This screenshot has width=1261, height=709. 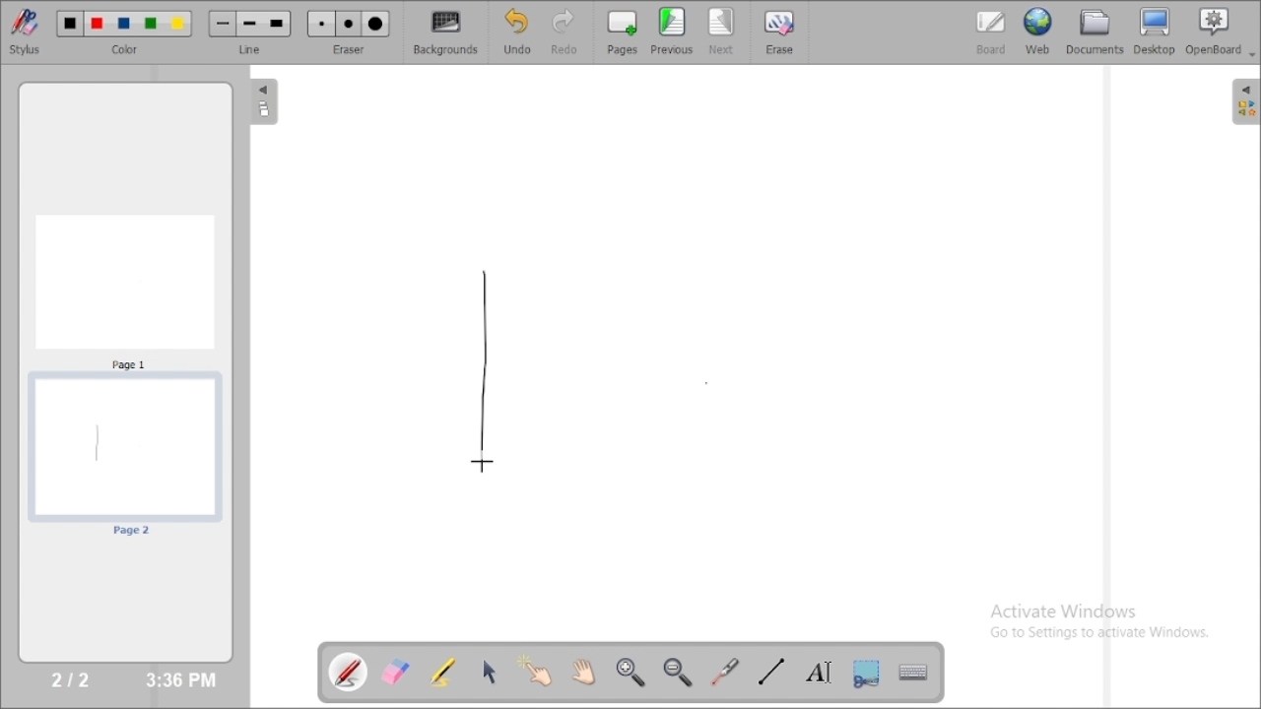 What do you see at coordinates (516, 32) in the screenshot?
I see `undo` at bounding box center [516, 32].